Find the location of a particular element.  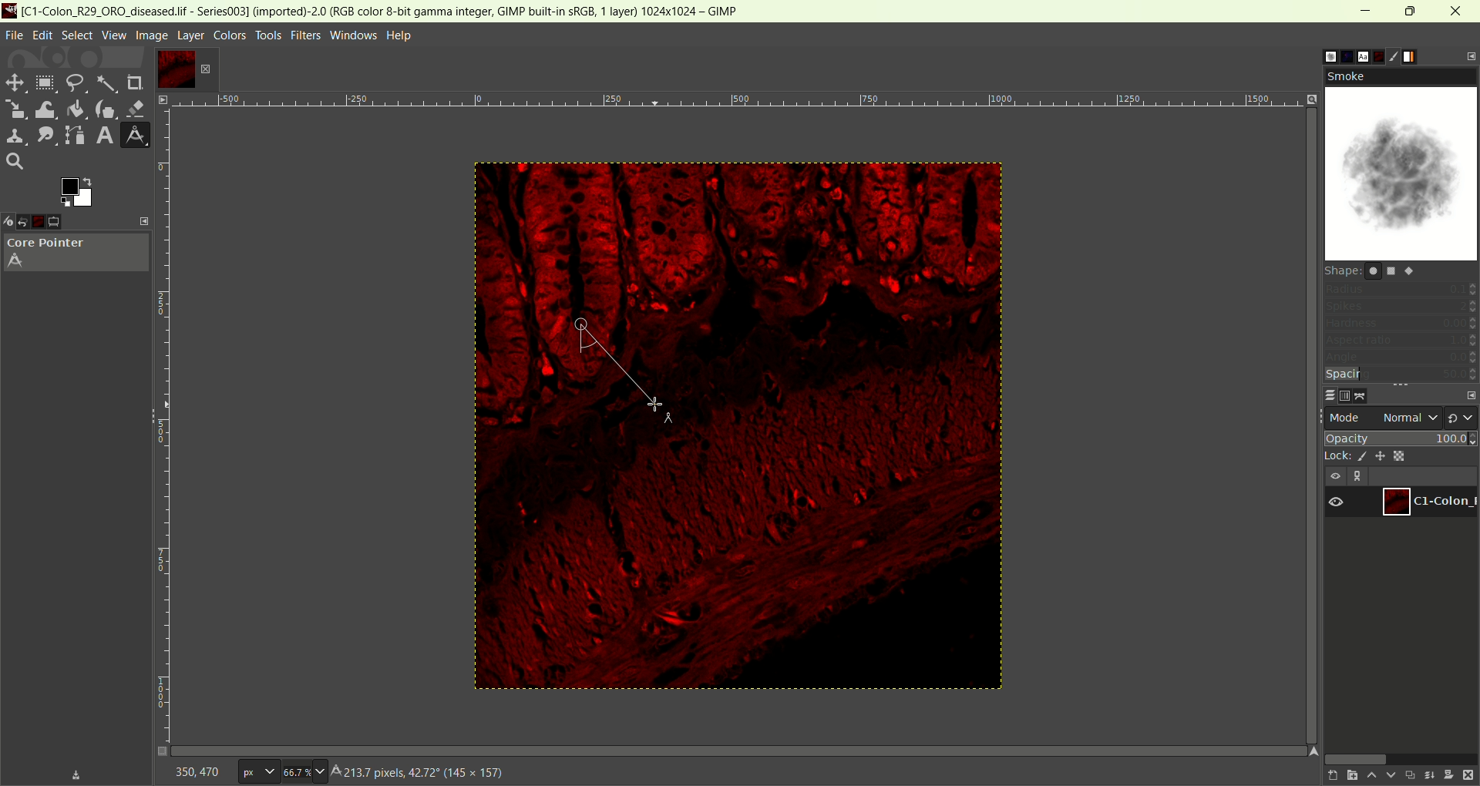

delete layer is located at coordinates (1469, 776).